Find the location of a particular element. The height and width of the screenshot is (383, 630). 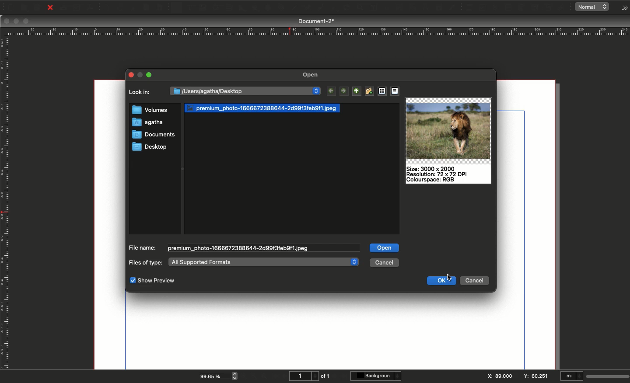

premium_photo-1666672388644-2d99f3feb9f1.jpeg is located at coordinates (264, 108).